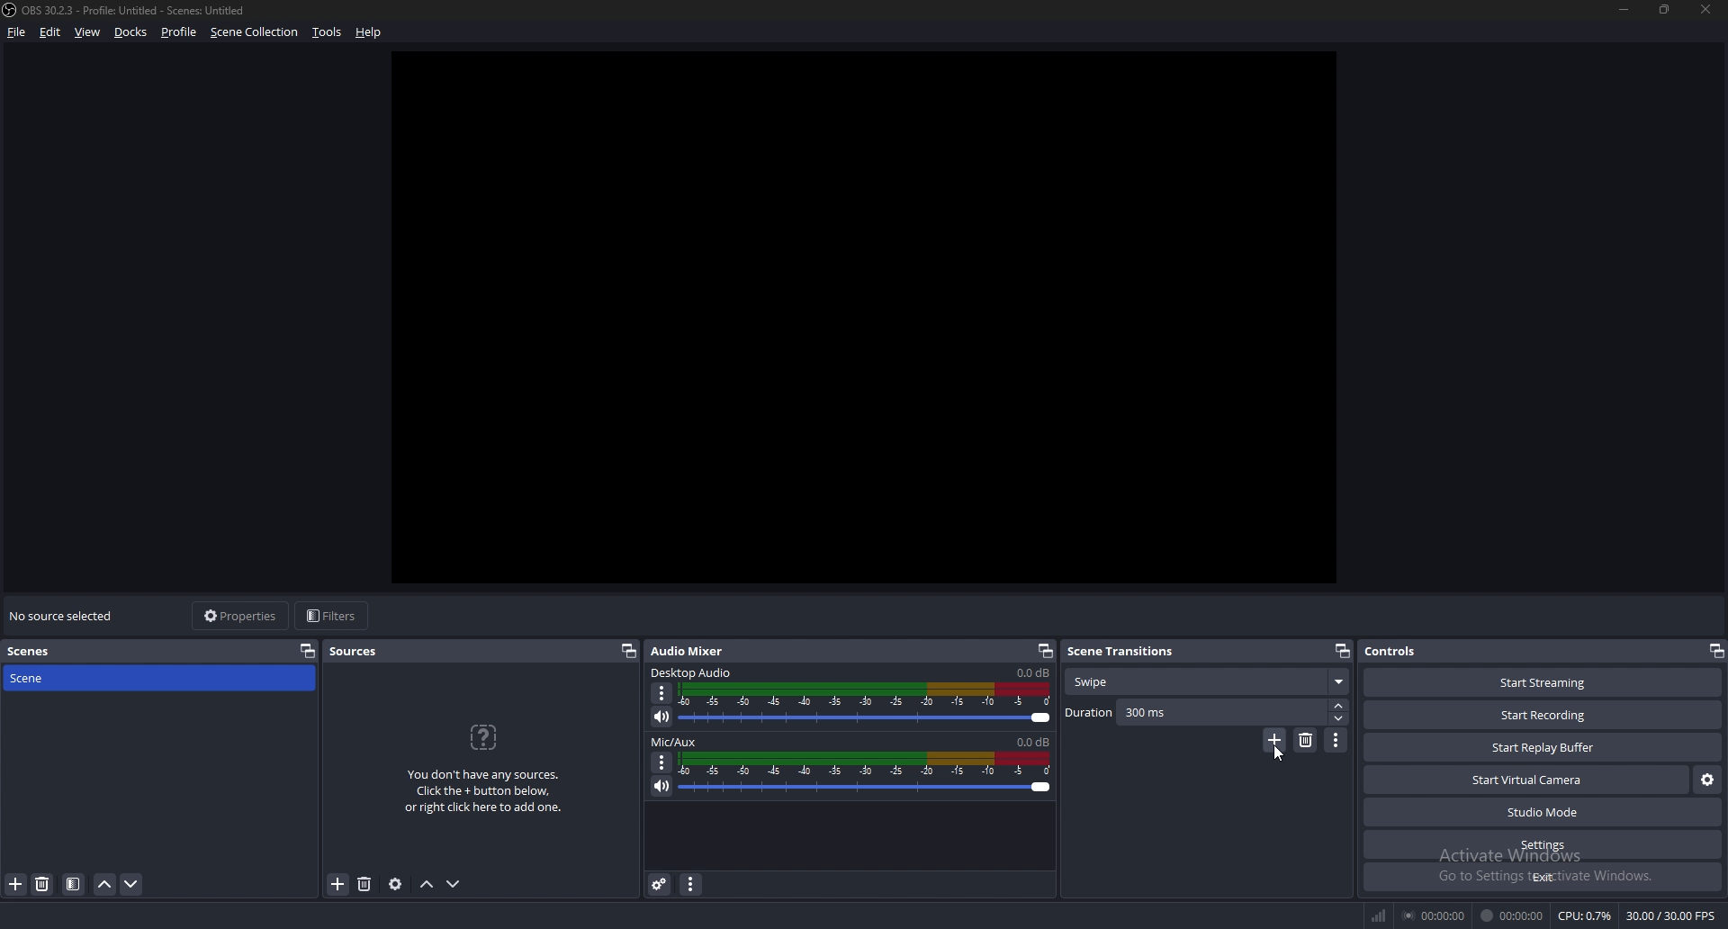 Image resolution: width=1728 pixels, height=929 pixels. I want to click on move scene up, so click(104, 884).